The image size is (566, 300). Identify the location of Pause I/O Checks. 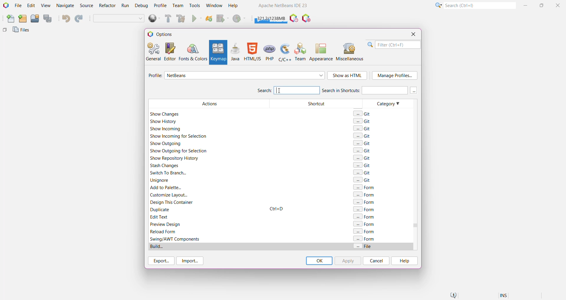
(307, 19).